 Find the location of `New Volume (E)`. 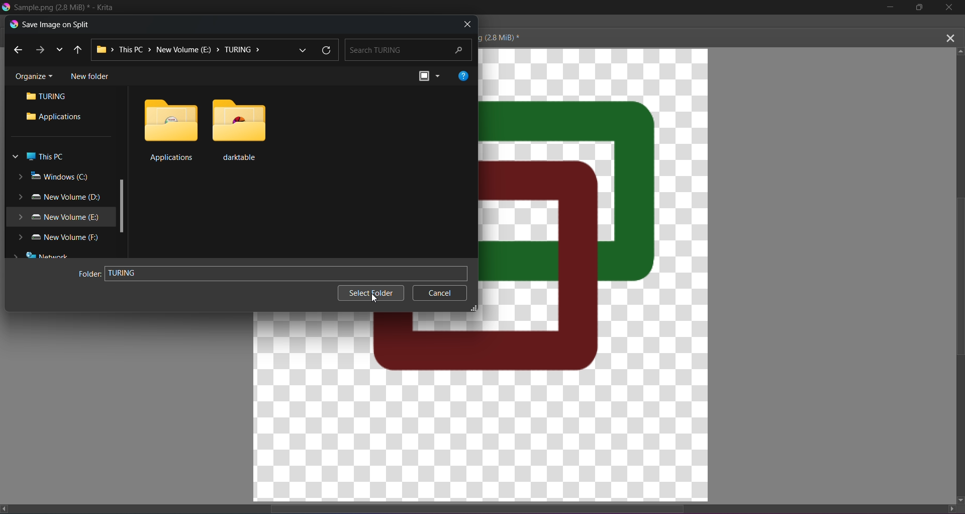

New Volume (E) is located at coordinates (55, 218).